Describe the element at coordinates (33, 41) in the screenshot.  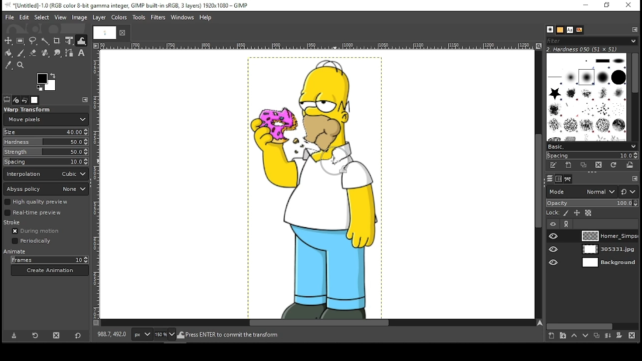
I see `freehand select tool` at that location.